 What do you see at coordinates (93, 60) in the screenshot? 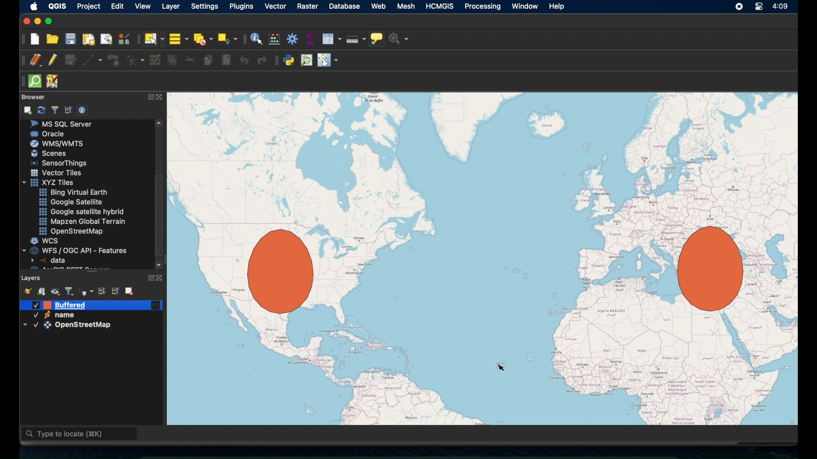
I see `digitize with segment` at bounding box center [93, 60].